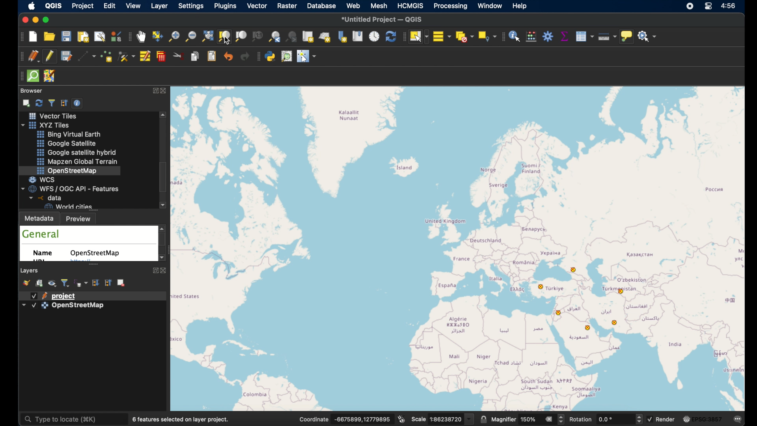  What do you see at coordinates (34, 37) in the screenshot?
I see `new project` at bounding box center [34, 37].